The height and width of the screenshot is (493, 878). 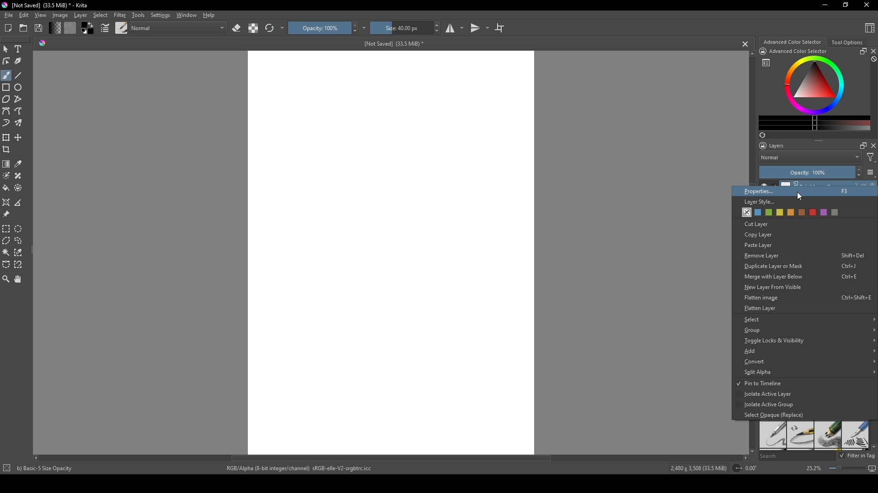 I want to click on sharp pencil, so click(x=772, y=435).